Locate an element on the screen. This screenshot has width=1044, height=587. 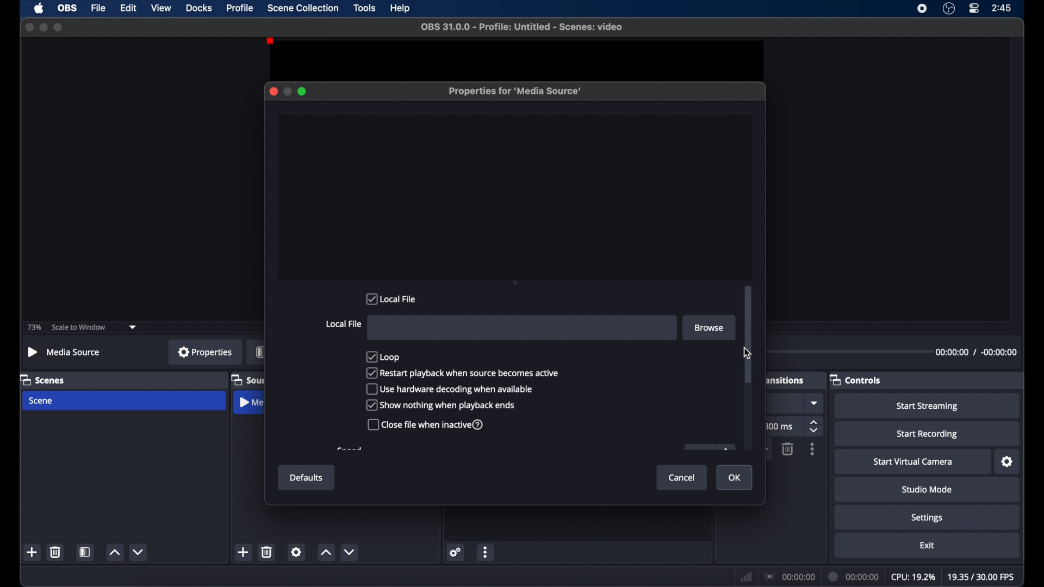
scale to window is located at coordinates (80, 327).